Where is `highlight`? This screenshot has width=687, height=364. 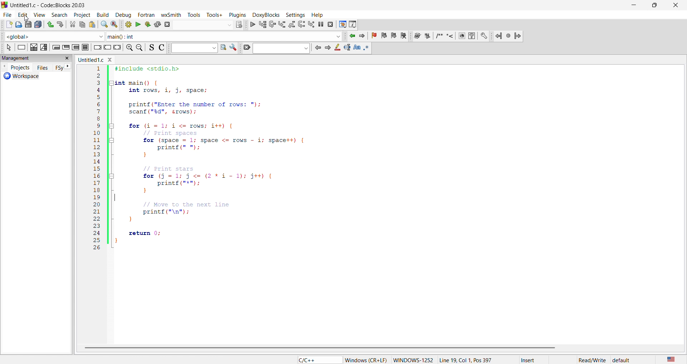
highlight is located at coordinates (336, 48).